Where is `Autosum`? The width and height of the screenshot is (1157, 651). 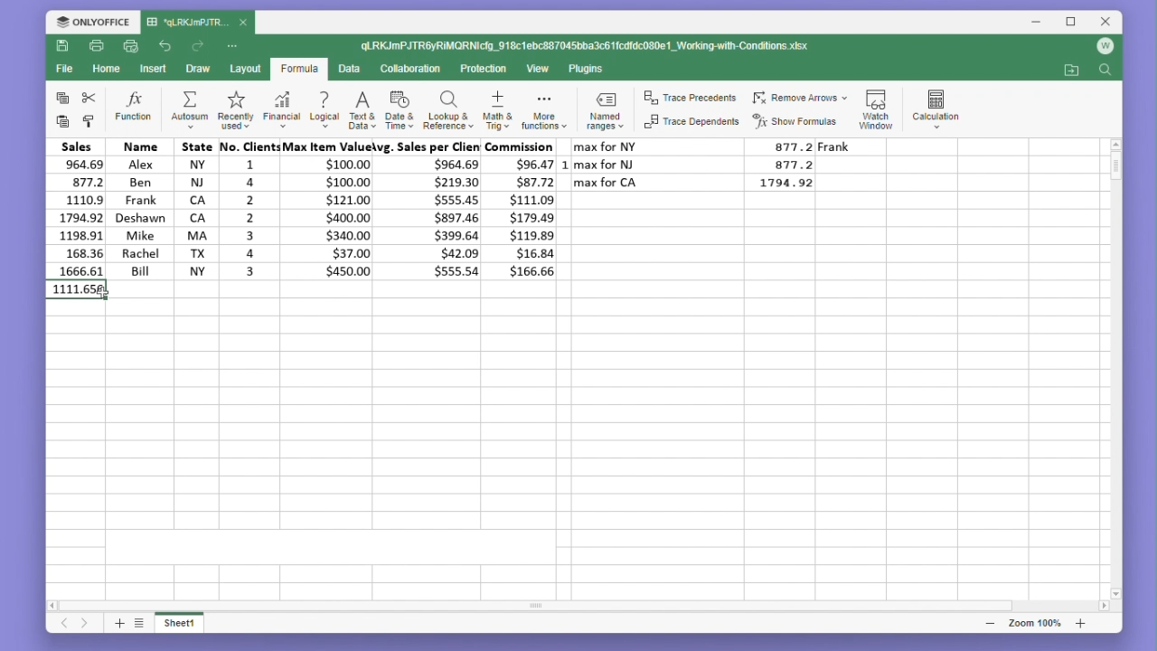 Autosum is located at coordinates (190, 106).